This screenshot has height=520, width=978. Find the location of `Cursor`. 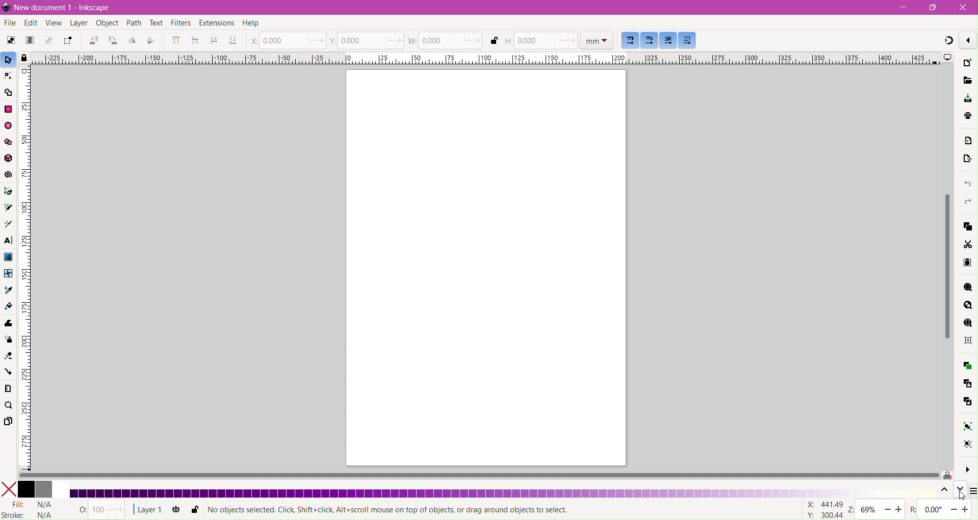

Cursor is located at coordinates (961, 495).